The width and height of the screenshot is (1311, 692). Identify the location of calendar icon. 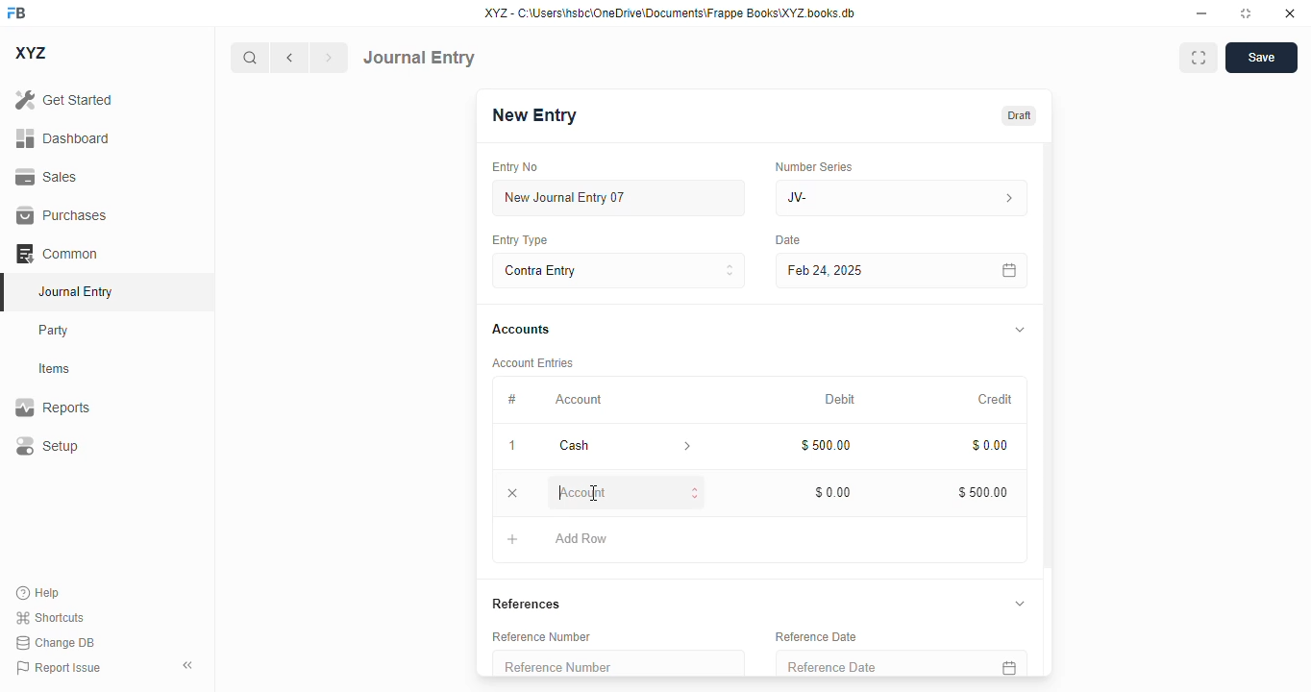
(1010, 270).